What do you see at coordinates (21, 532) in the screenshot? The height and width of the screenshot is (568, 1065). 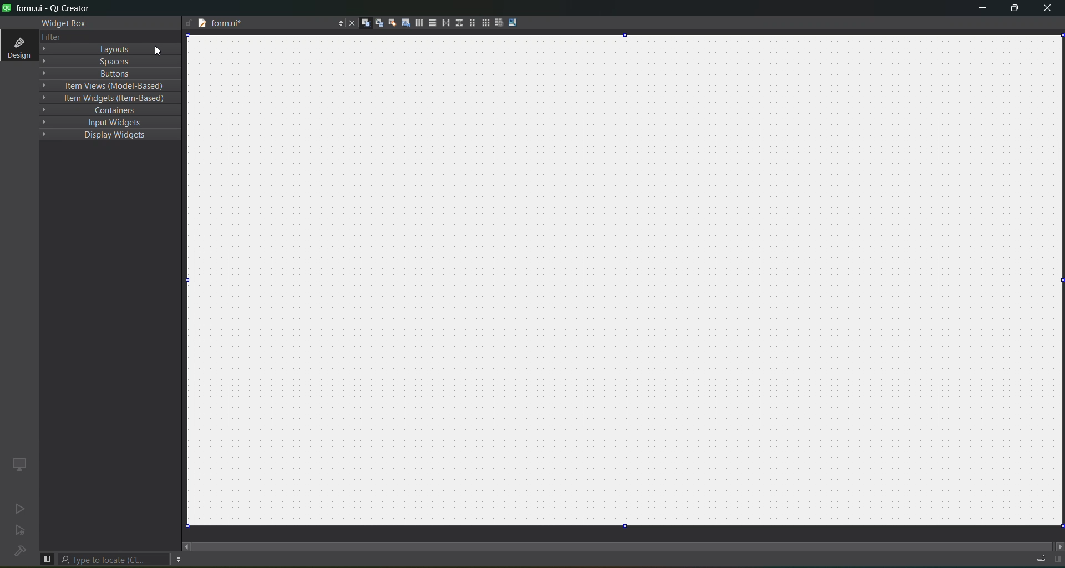 I see `no active project` at bounding box center [21, 532].